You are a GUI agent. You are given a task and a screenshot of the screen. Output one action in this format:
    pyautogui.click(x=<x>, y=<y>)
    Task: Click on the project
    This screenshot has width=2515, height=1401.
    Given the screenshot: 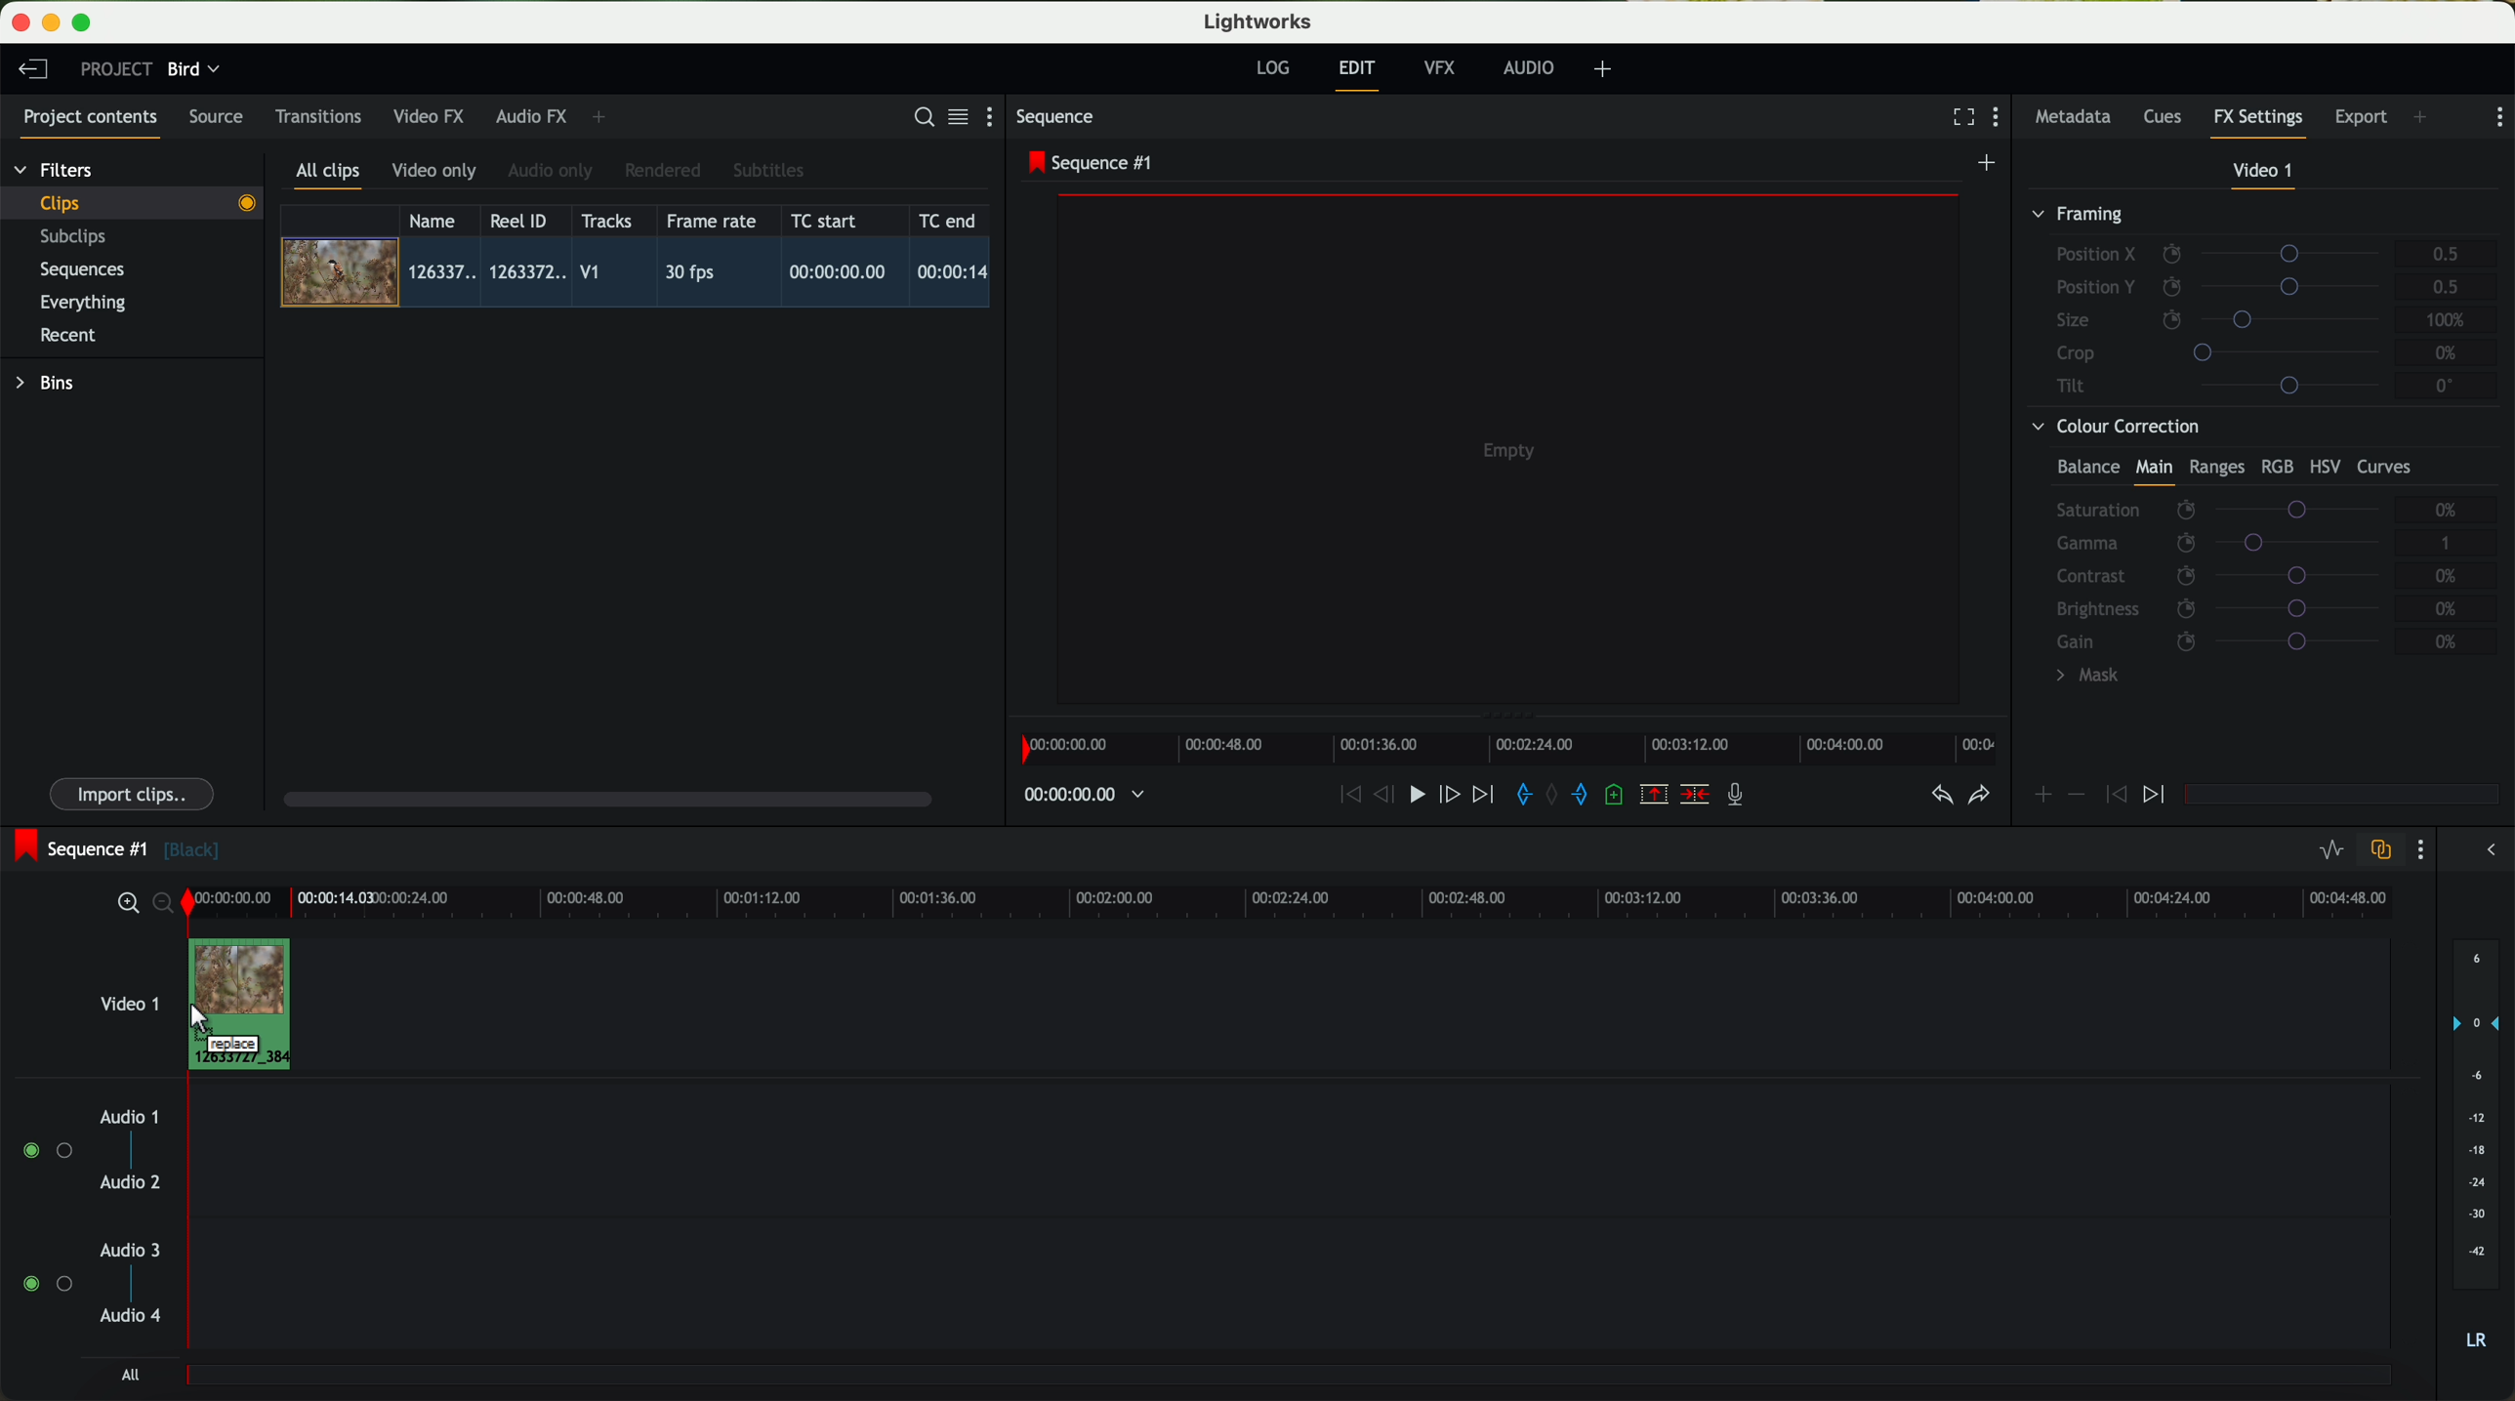 What is the action you would take?
    pyautogui.click(x=116, y=68)
    